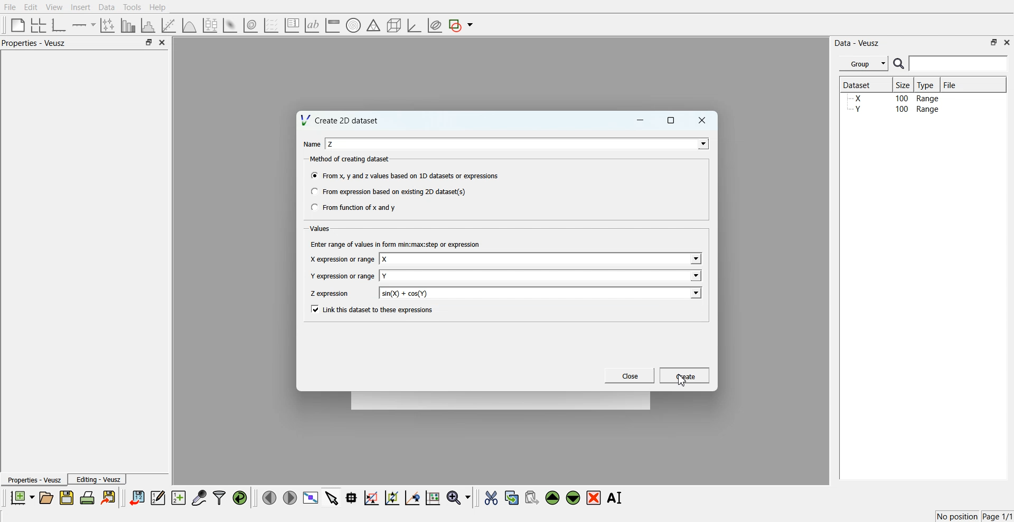 The height and width of the screenshot is (522, 1014). I want to click on Properties - Veusz, so click(33, 479).